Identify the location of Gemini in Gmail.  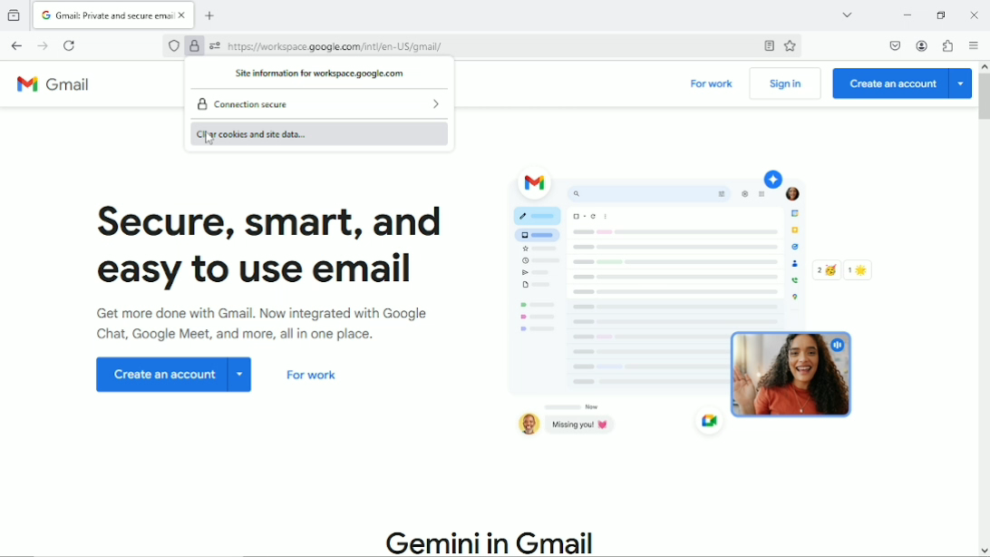
(492, 542).